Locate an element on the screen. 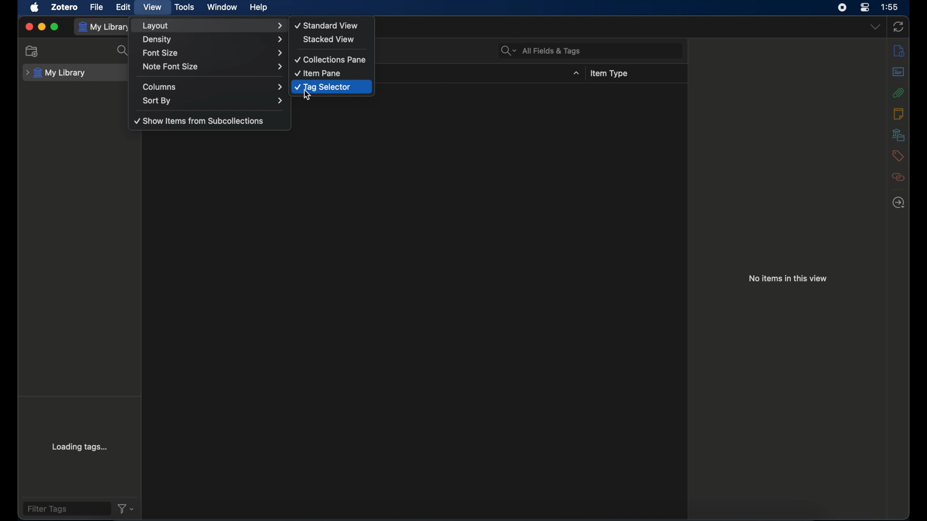 The width and height of the screenshot is (927, 521). no items in this view is located at coordinates (787, 278).